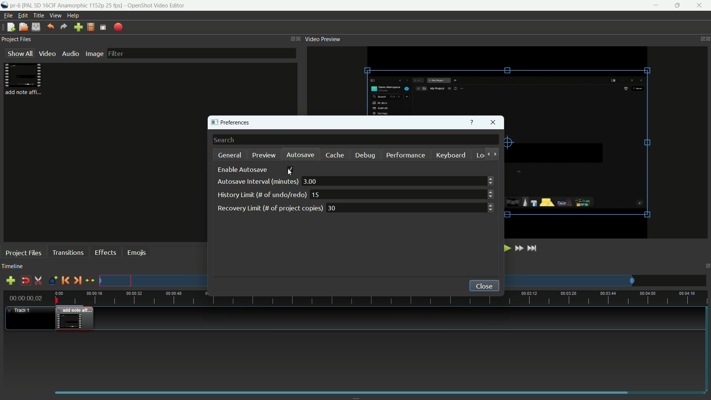 Image resolution: width=711 pixels, height=400 pixels. I want to click on enable razor, so click(38, 280).